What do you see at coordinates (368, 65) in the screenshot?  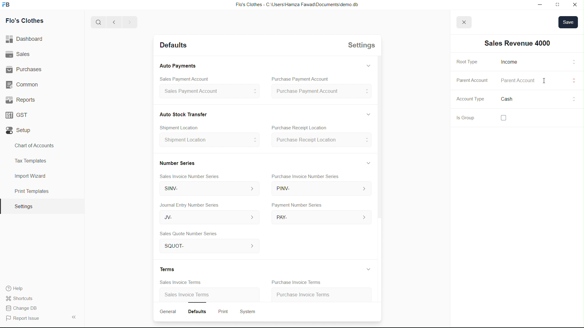 I see `Hide ` at bounding box center [368, 65].